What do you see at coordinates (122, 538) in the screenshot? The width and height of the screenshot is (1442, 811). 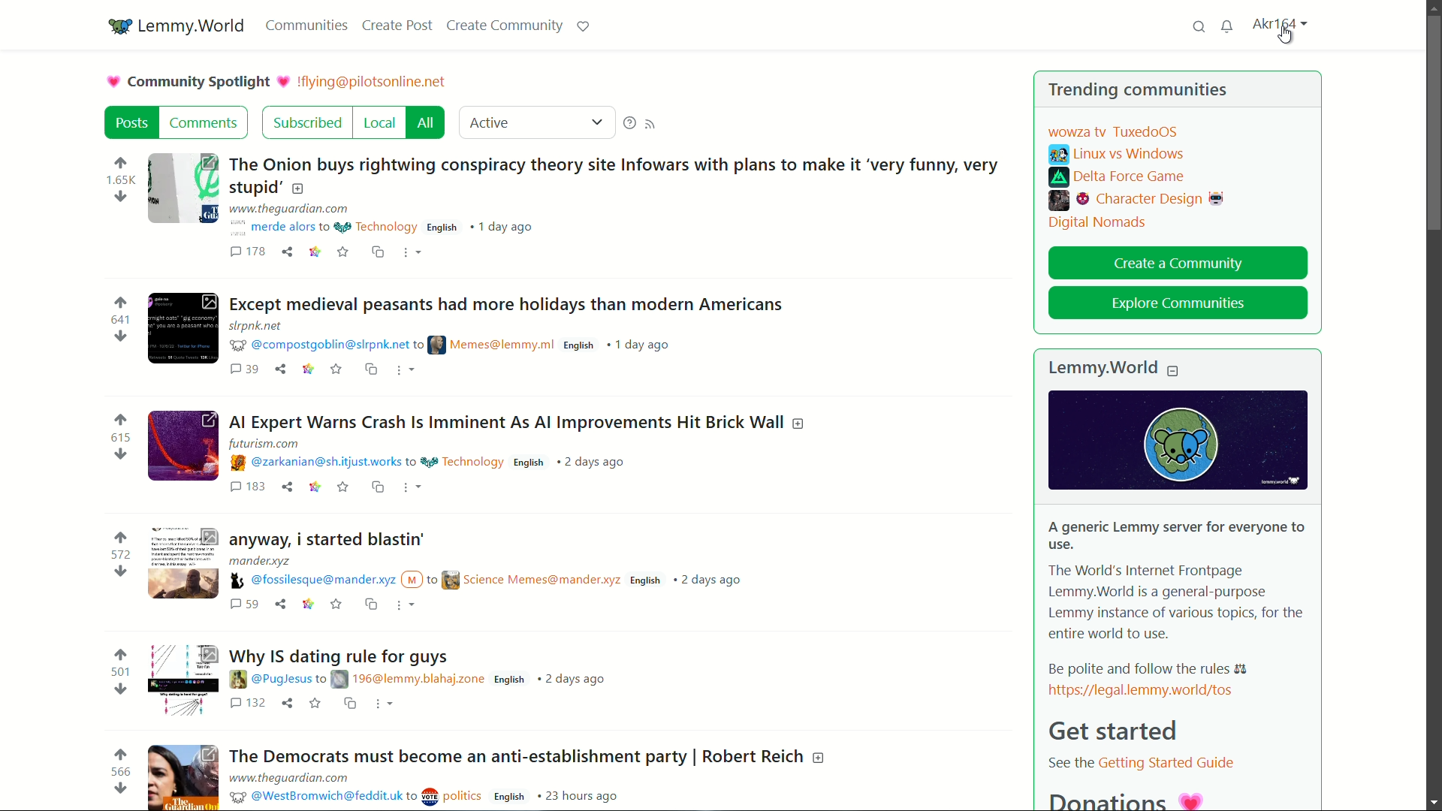 I see `upvote` at bounding box center [122, 538].